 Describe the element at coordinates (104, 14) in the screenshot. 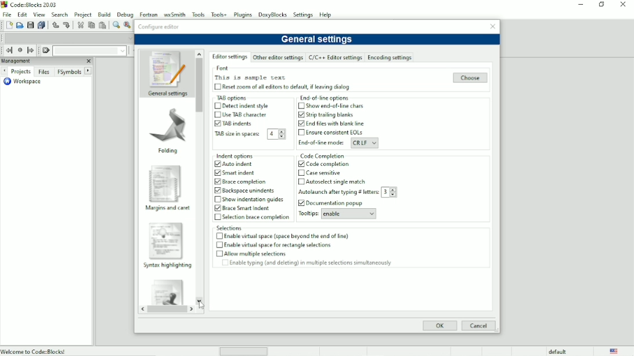

I see `Build` at that location.